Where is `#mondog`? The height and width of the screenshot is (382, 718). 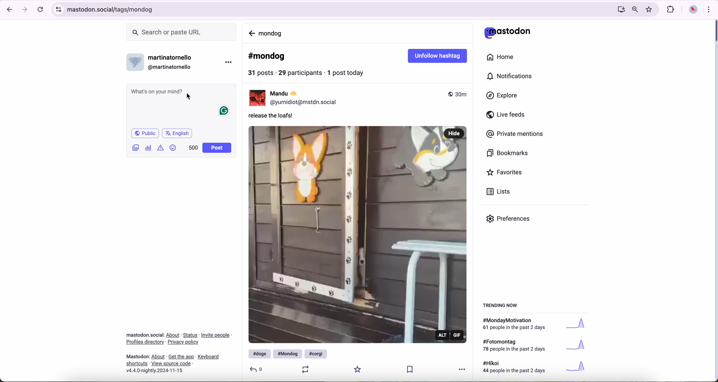 #mondog is located at coordinates (288, 354).